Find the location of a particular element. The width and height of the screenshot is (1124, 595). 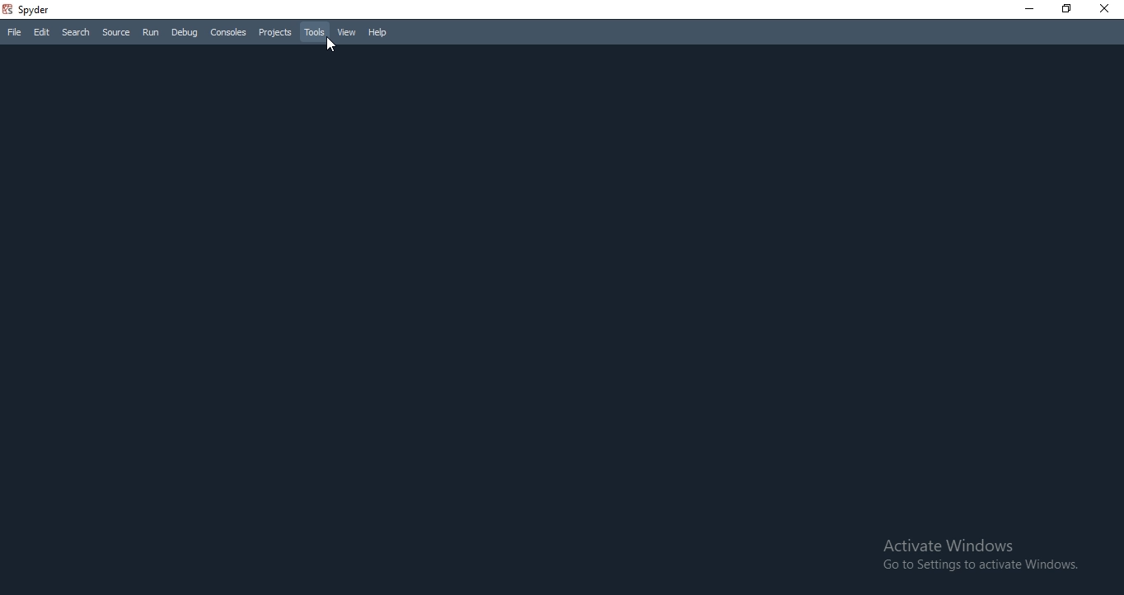

spyder is located at coordinates (30, 9).